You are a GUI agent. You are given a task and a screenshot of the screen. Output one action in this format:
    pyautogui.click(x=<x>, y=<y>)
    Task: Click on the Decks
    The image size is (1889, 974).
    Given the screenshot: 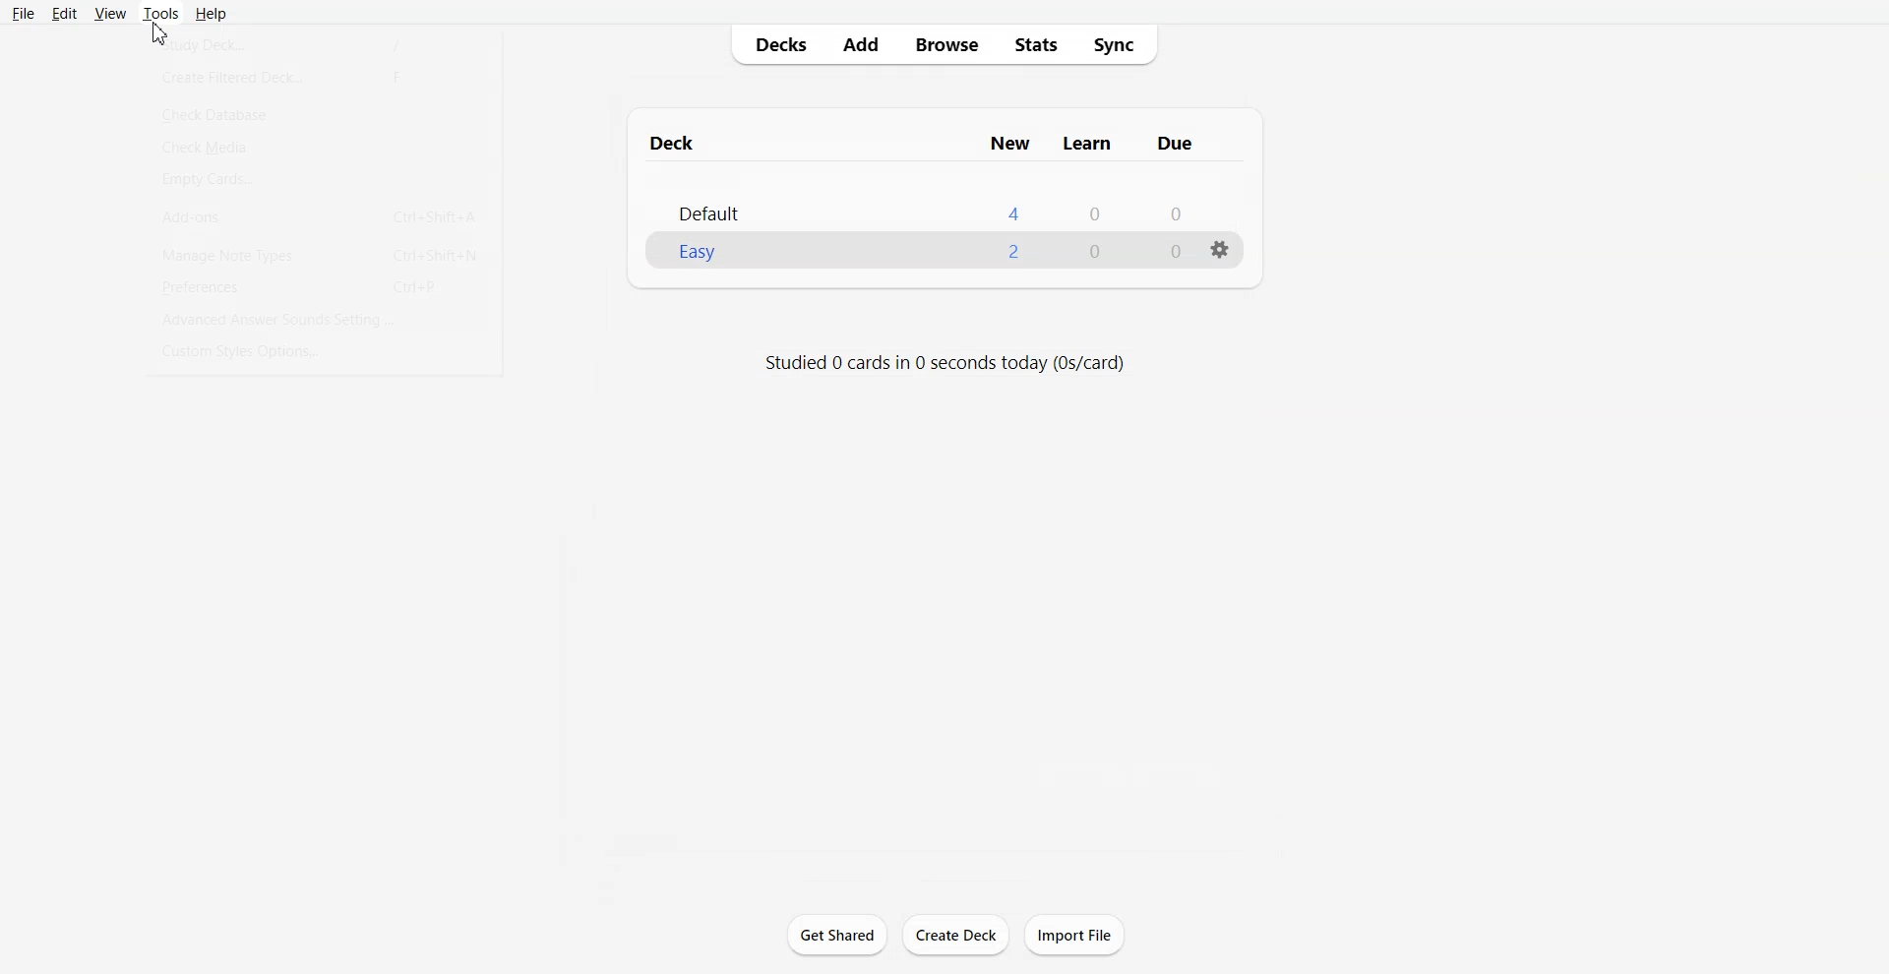 What is the action you would take?
    pyautogui.click(x=774, y=45)
    